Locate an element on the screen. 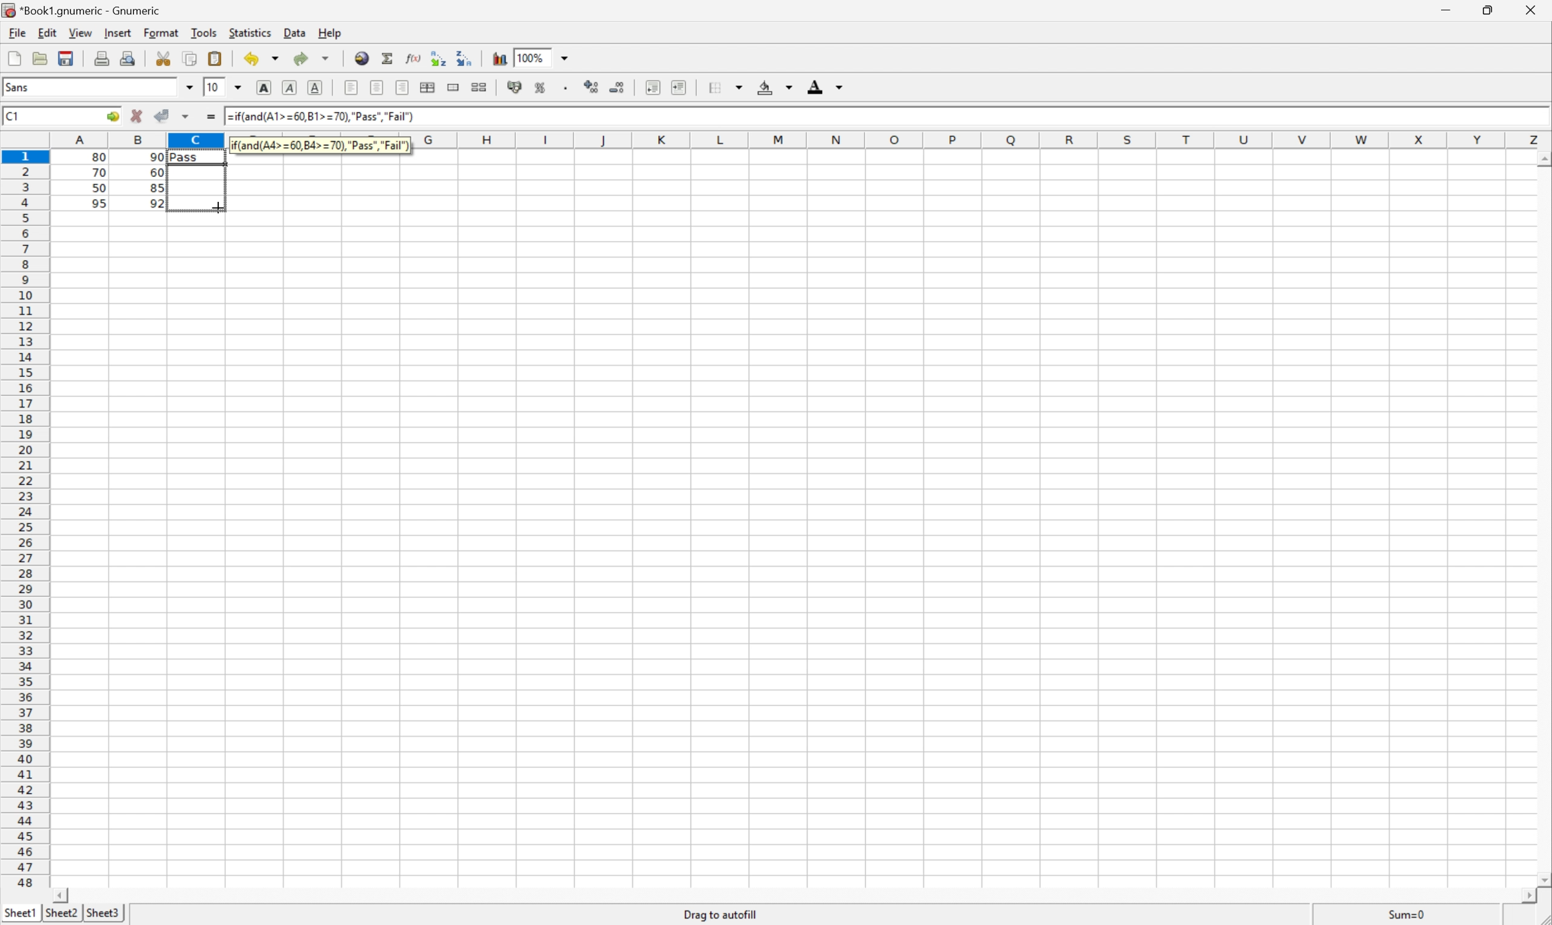 The width and height of the screenshot is (1552, 925). Paste the clipboard is located at coordinates (216, 59).